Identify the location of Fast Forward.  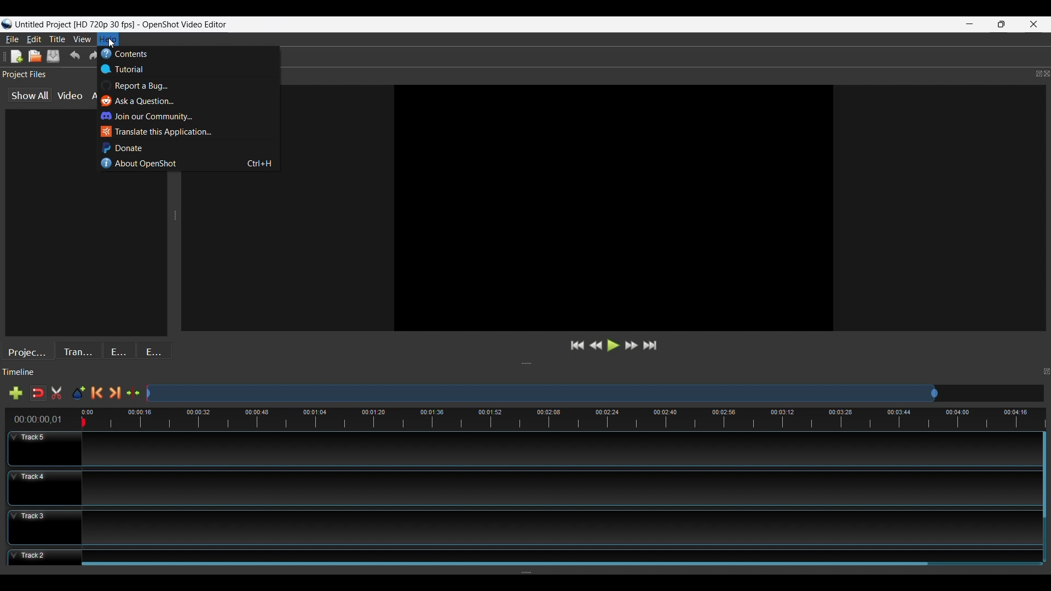
(630, 346).